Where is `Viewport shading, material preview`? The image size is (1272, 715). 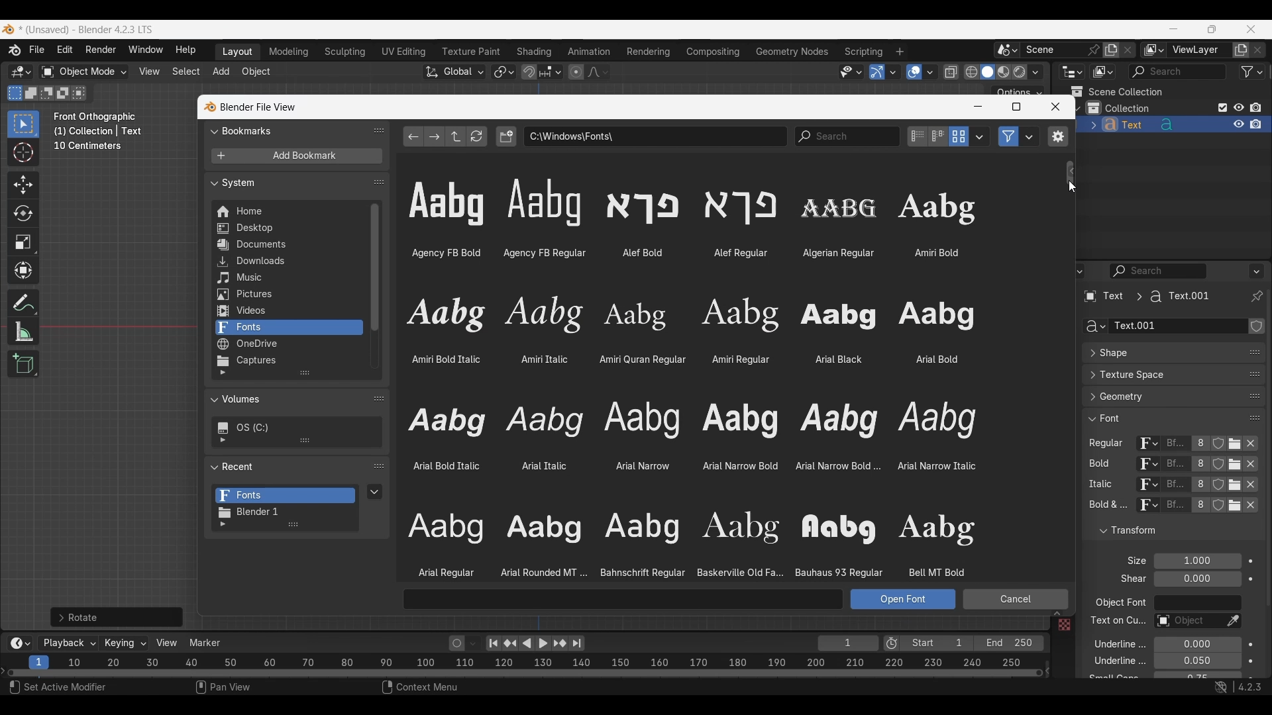
Viewport shading, material preview is located at coordinates (1003, 71).